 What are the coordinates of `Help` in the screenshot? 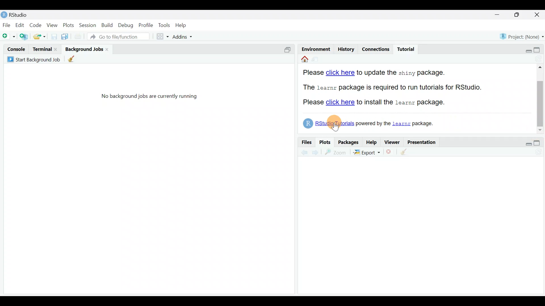 It's located at (182, 25).